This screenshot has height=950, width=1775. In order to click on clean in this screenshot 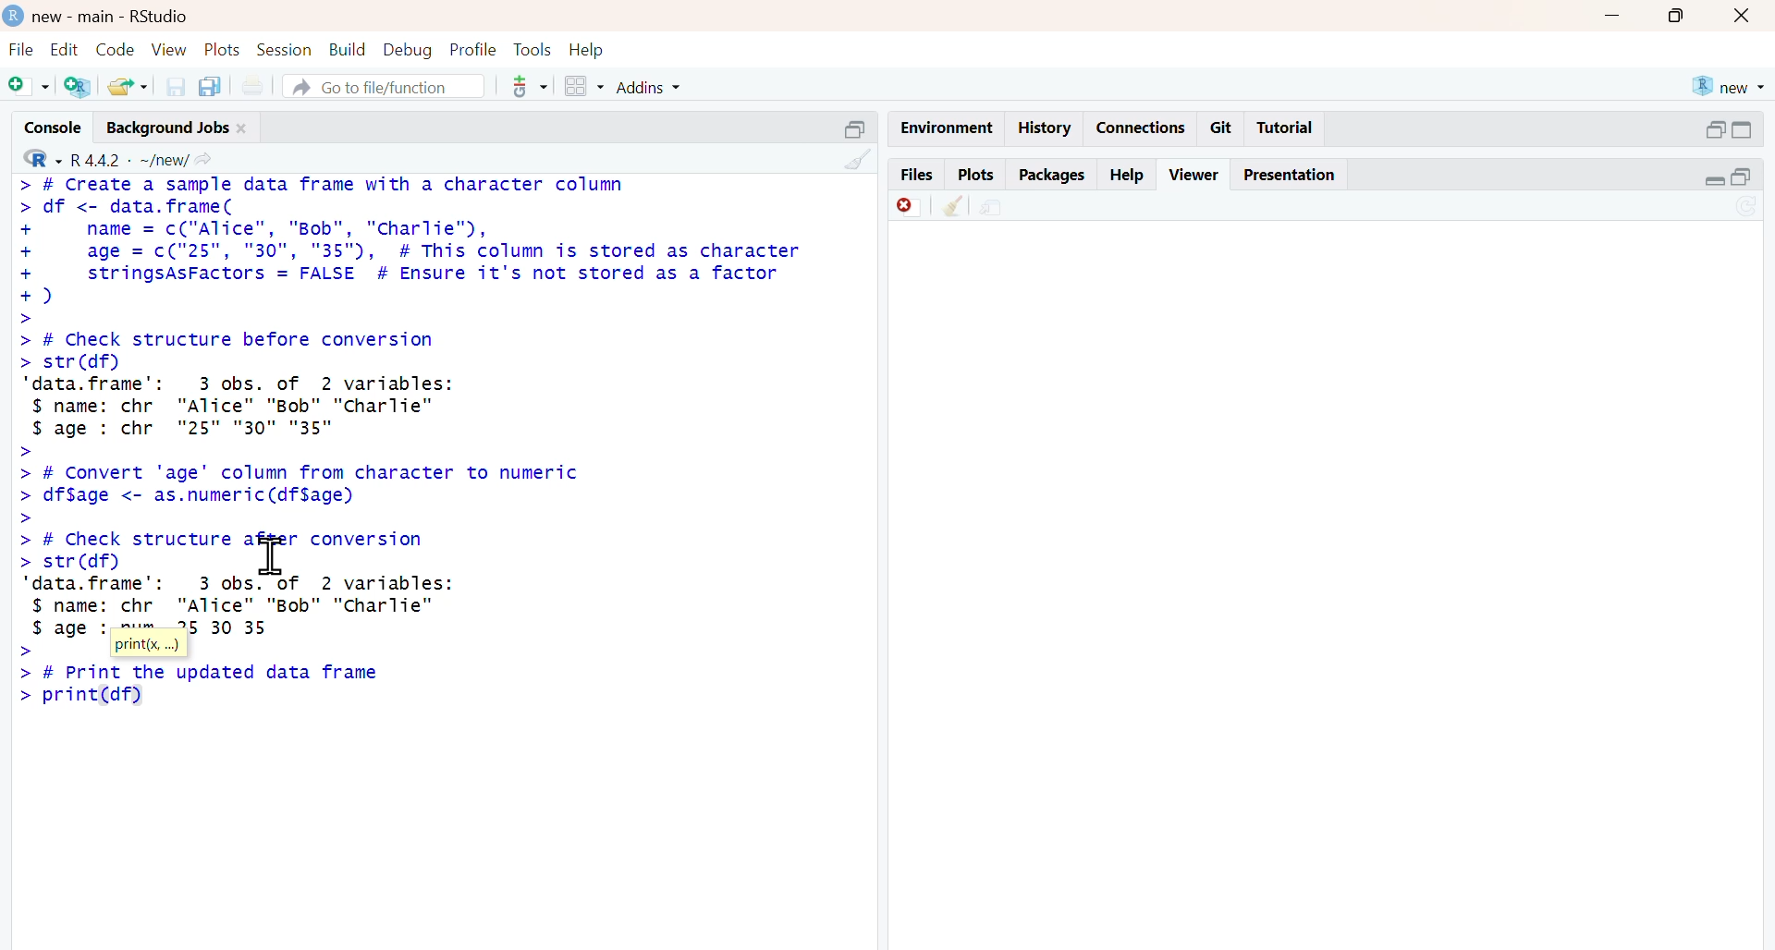, I will do `click(860, 160)`.